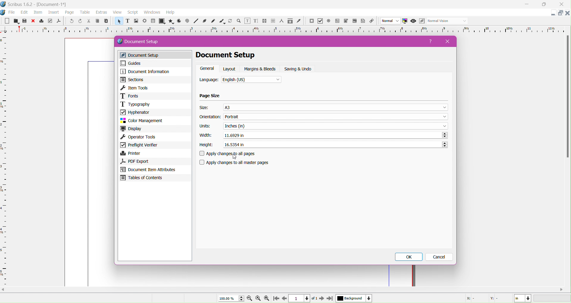 The image size is (571, 303). I want to click on go to next page, so click(322, 299).